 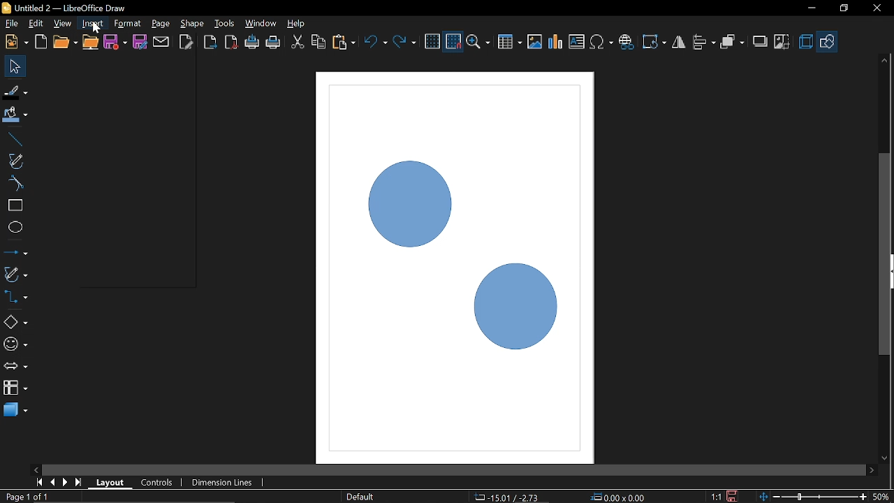 What do you see at coordinates (15, 347) in the screenshot?
I see `symbol shapes` at bounding box center [15, 347].